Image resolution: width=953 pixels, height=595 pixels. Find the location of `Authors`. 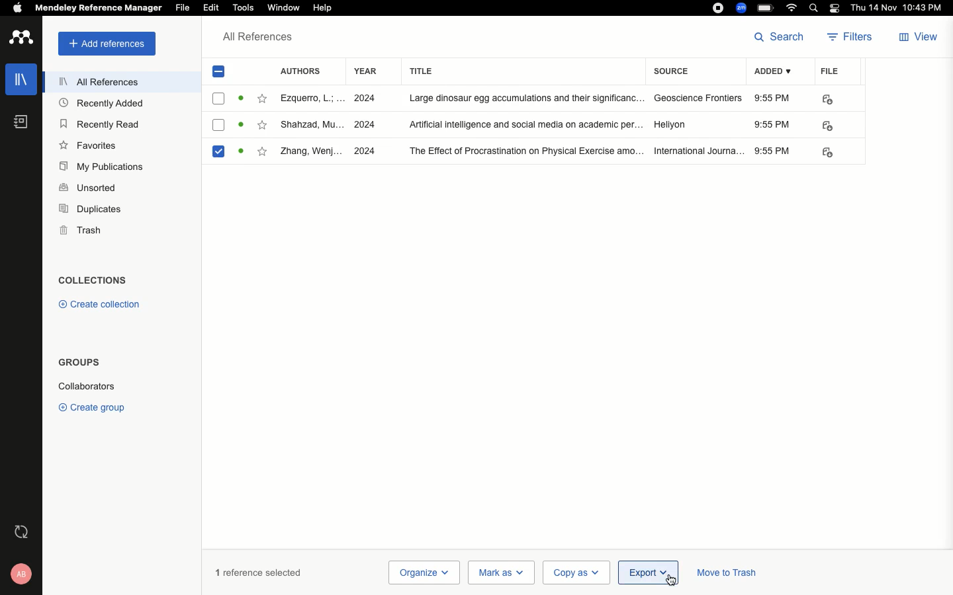

Authors is located at coordinates (305, 70).